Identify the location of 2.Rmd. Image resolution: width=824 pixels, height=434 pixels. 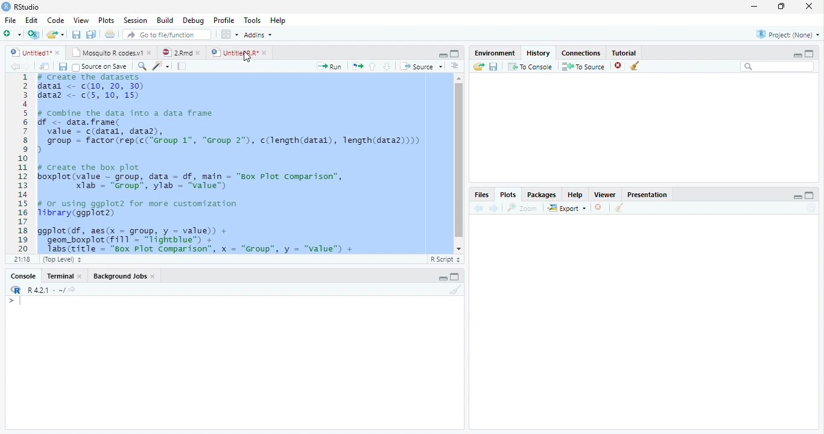
(176, 52).